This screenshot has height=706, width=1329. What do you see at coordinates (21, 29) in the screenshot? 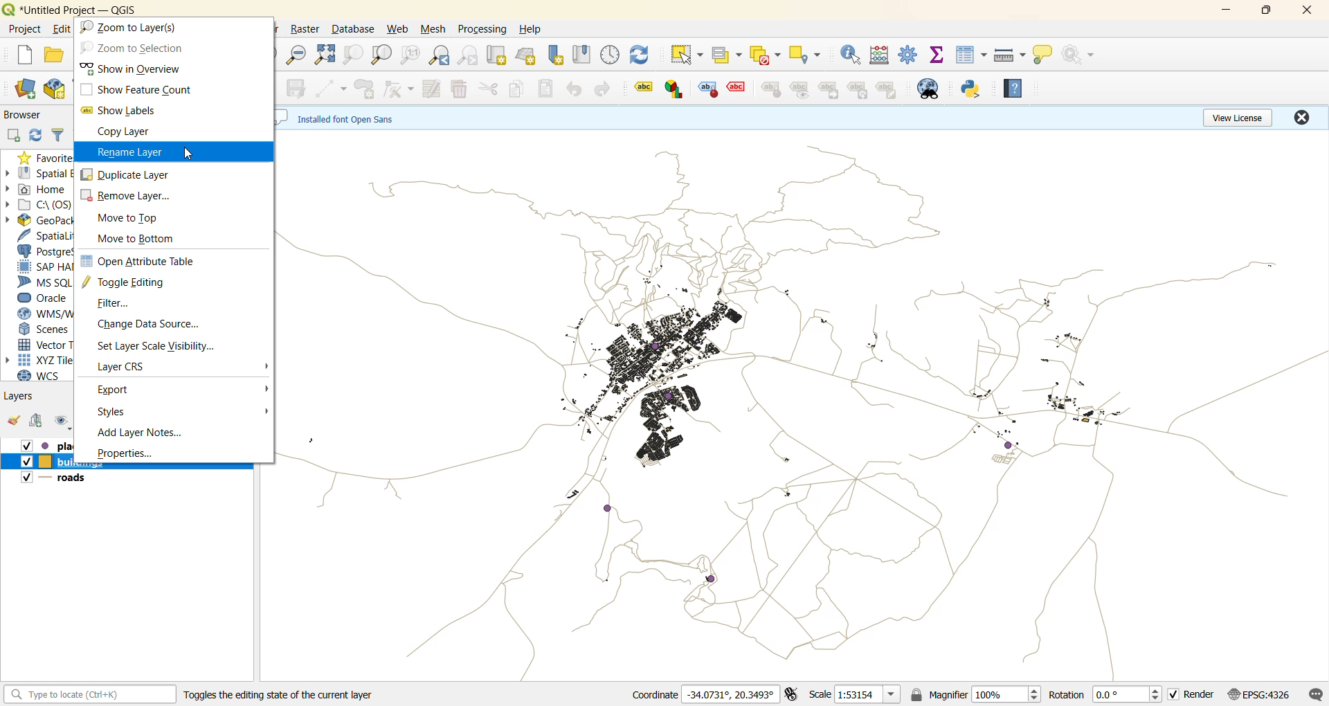
I see `project` at bounding box center [21, 29].